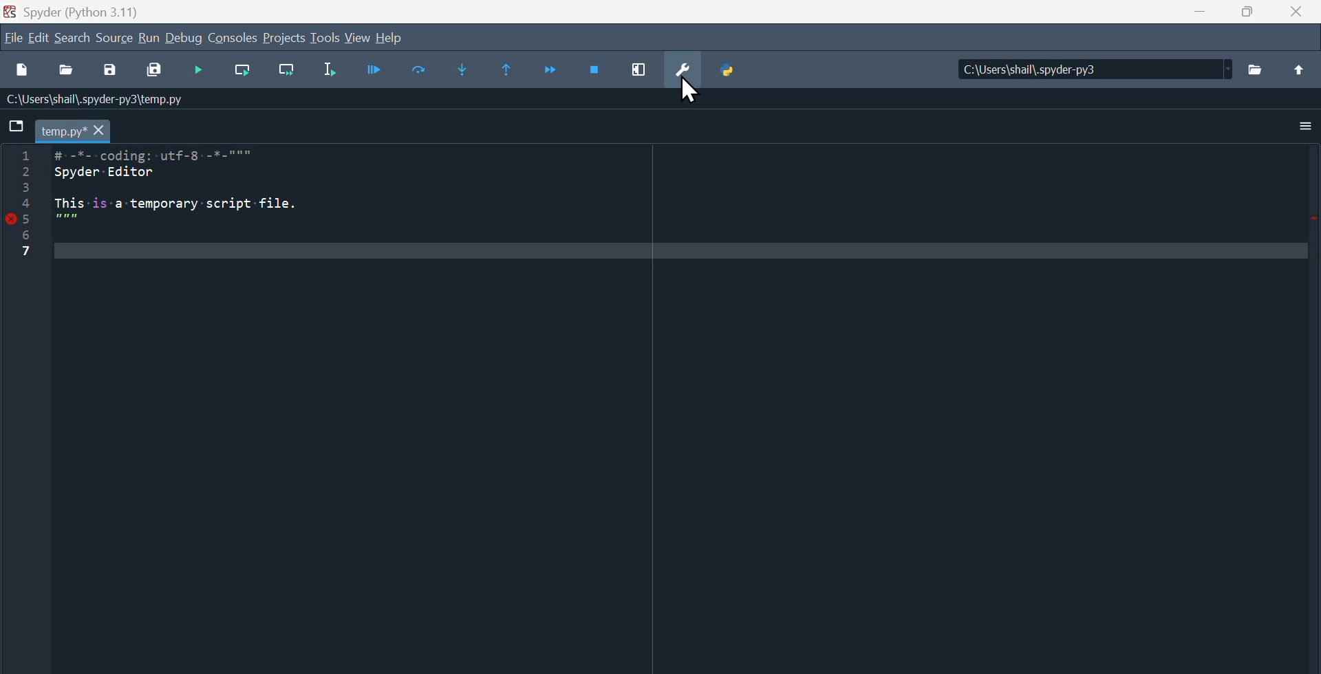  Describe the element at coordinates (472, 69) in the screenshot. I see `Step in to function` at that location.